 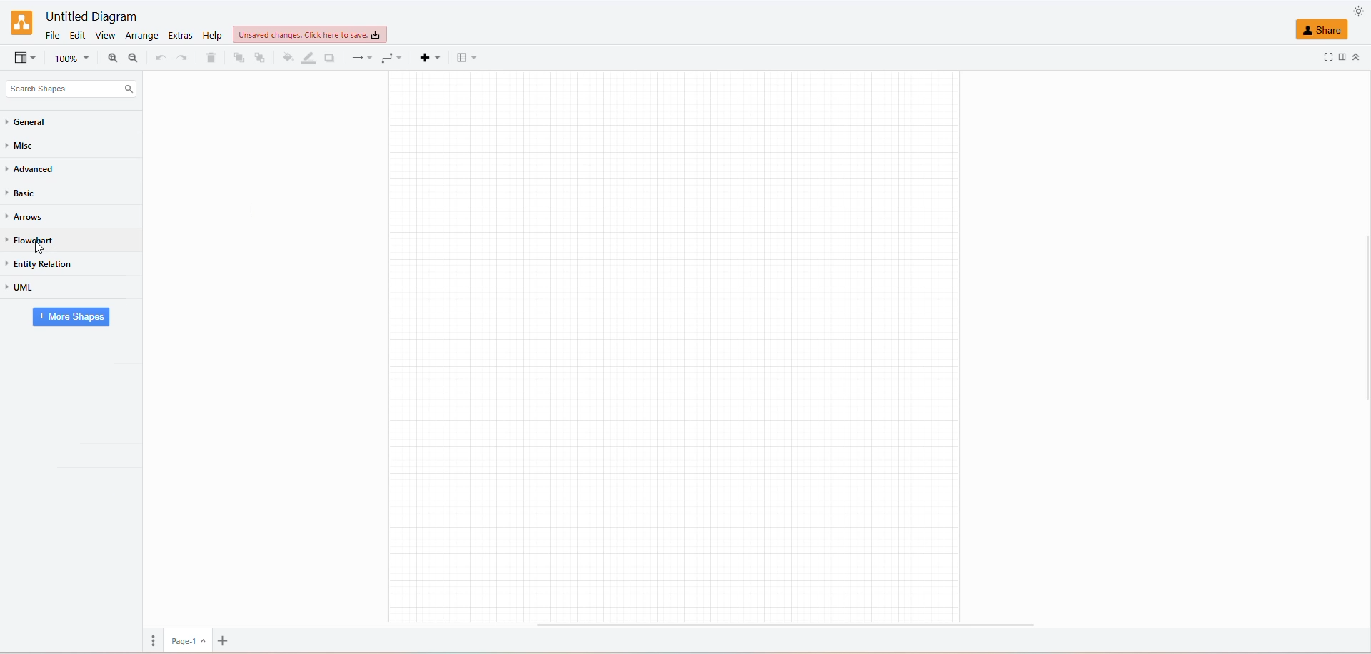 What do you see at coordinates (146, 34) in the screenshot?
I see `` at bounding box center [146, 34].